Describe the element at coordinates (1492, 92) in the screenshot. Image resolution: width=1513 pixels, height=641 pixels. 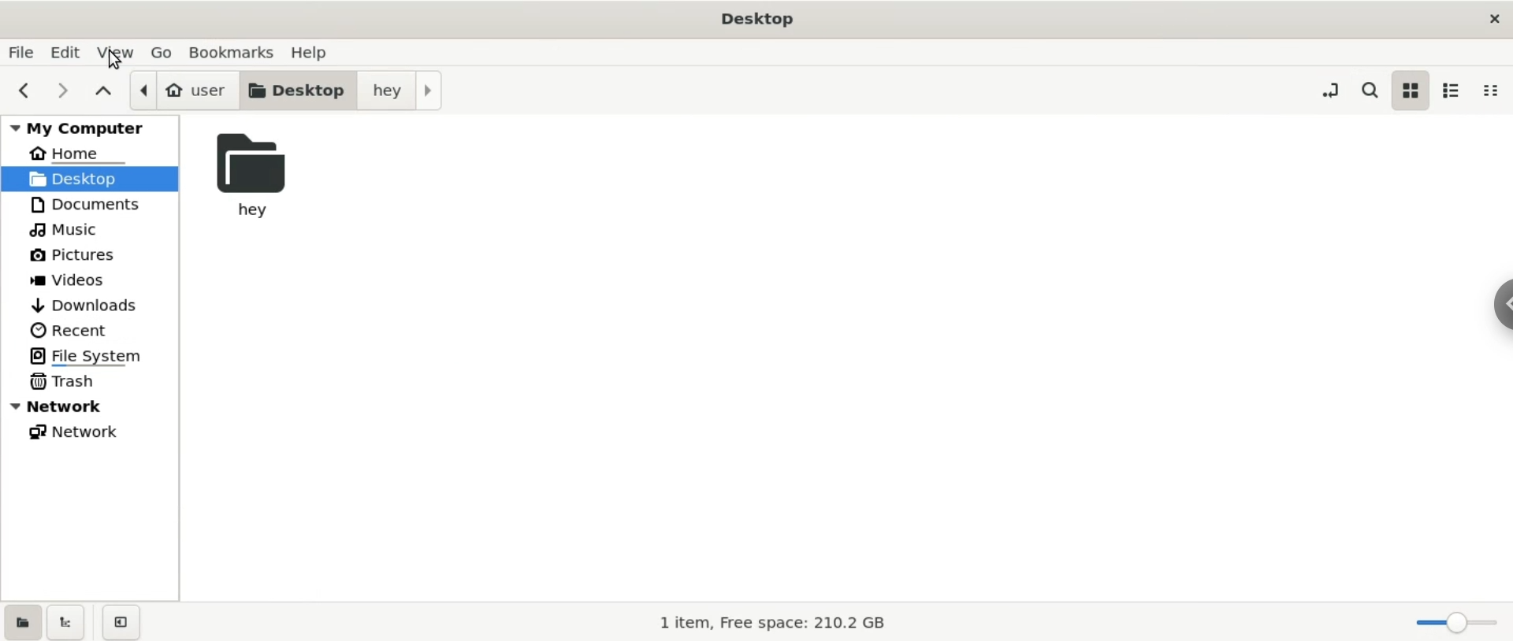
I see `compact view` at that location.